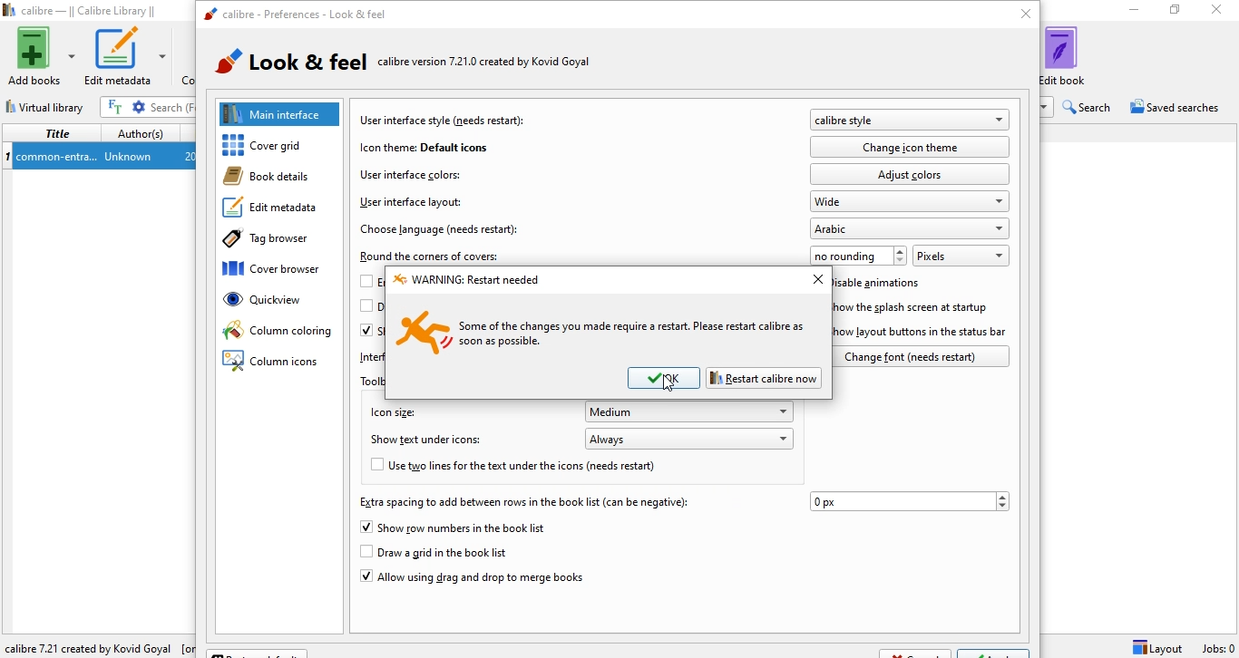 Image resolution: width=1239 pixels, height=658 pixels. What do you see at coordinates (602, 332) in the screenshot?
I see `some of the chnages you made require a restart. Please restart calibre as soon as possible.` at bounding box center [602, 332].